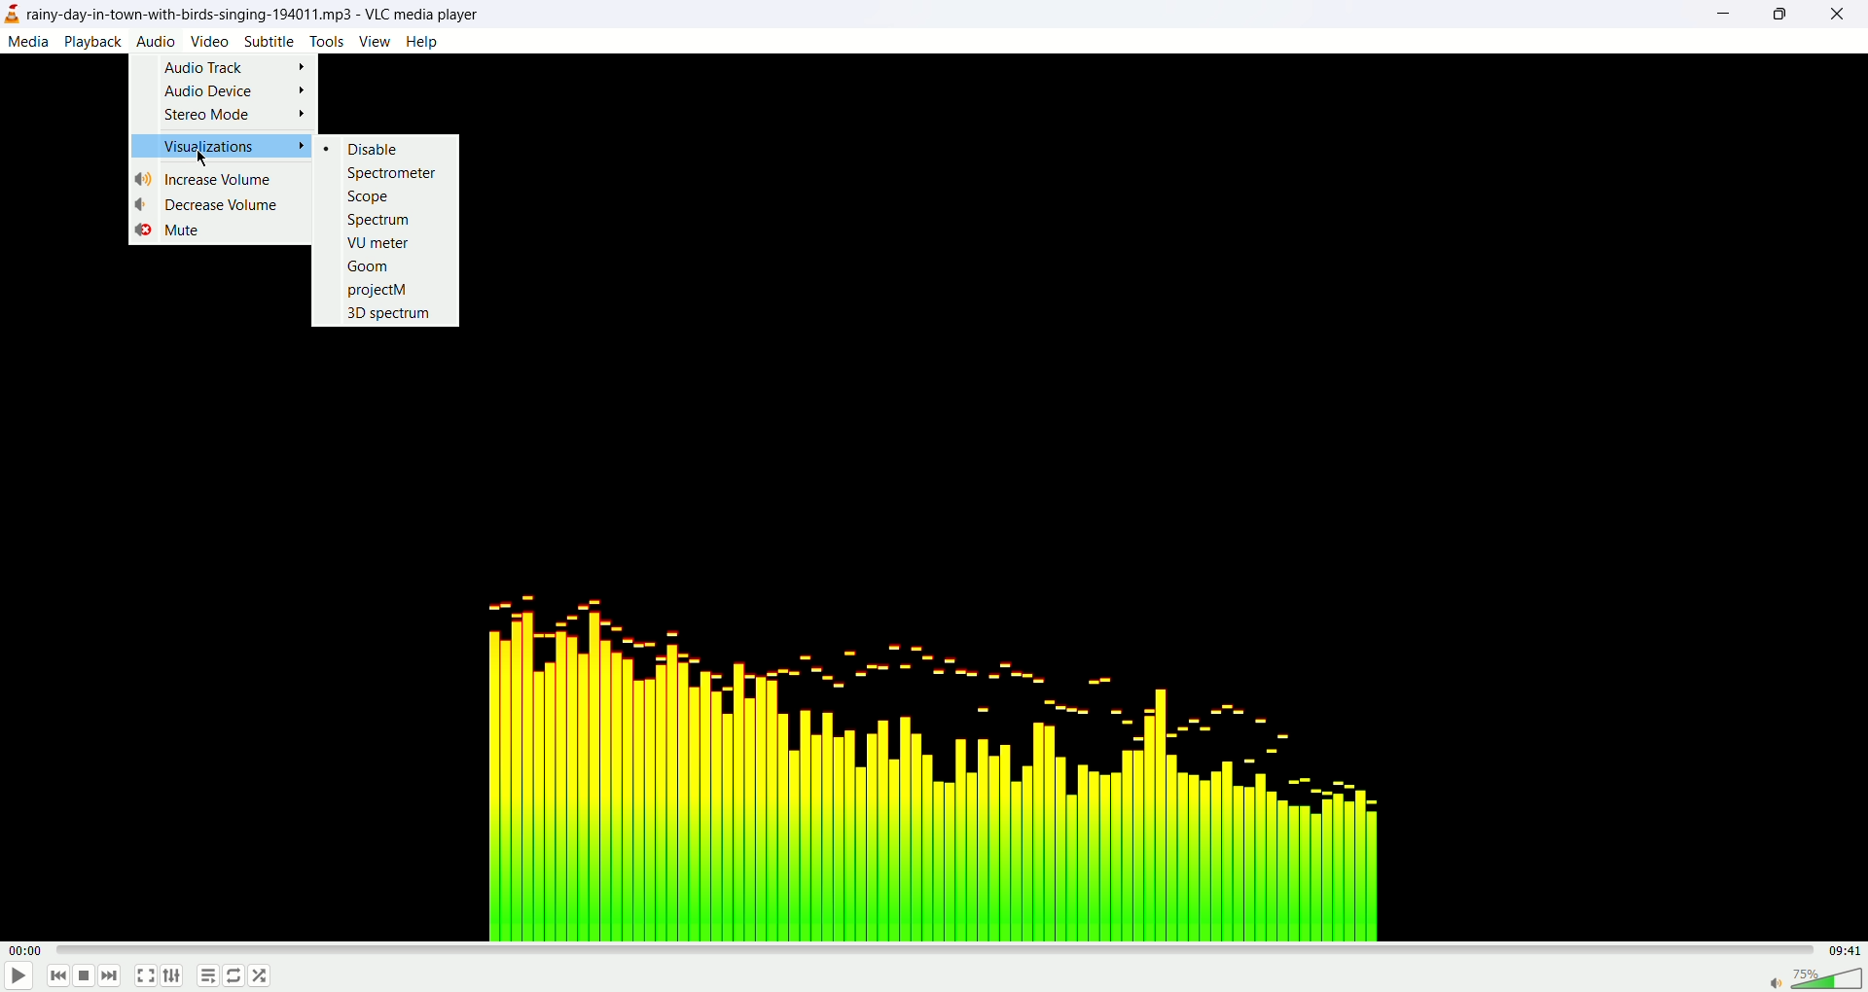 The image size is (1868, 992). What do you see at coordinates (168, 230) in the screenshot?
I see `mute` at bounding box center [168, 230].